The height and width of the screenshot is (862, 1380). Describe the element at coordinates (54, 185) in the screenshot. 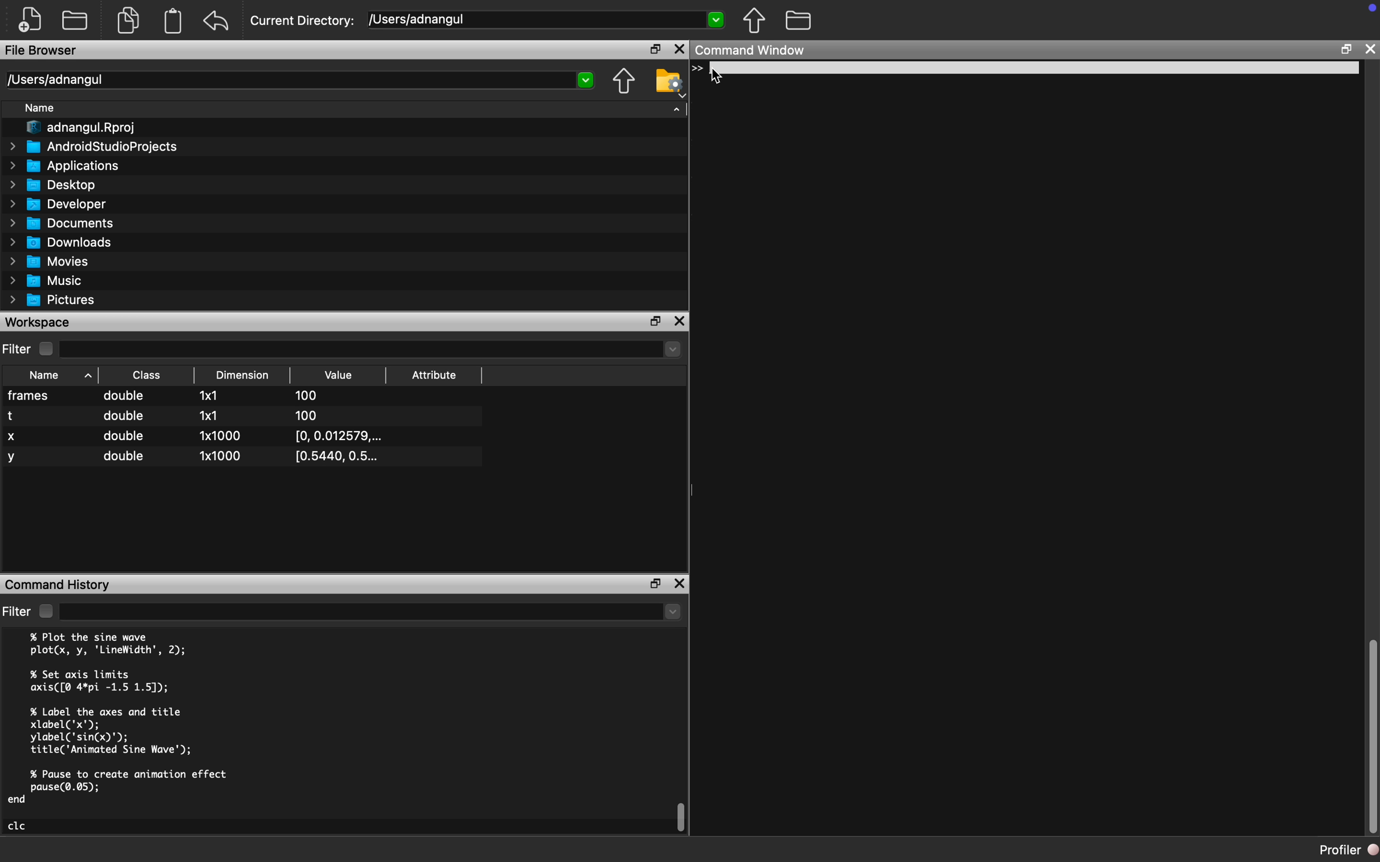

I see `Desktop` at that location.